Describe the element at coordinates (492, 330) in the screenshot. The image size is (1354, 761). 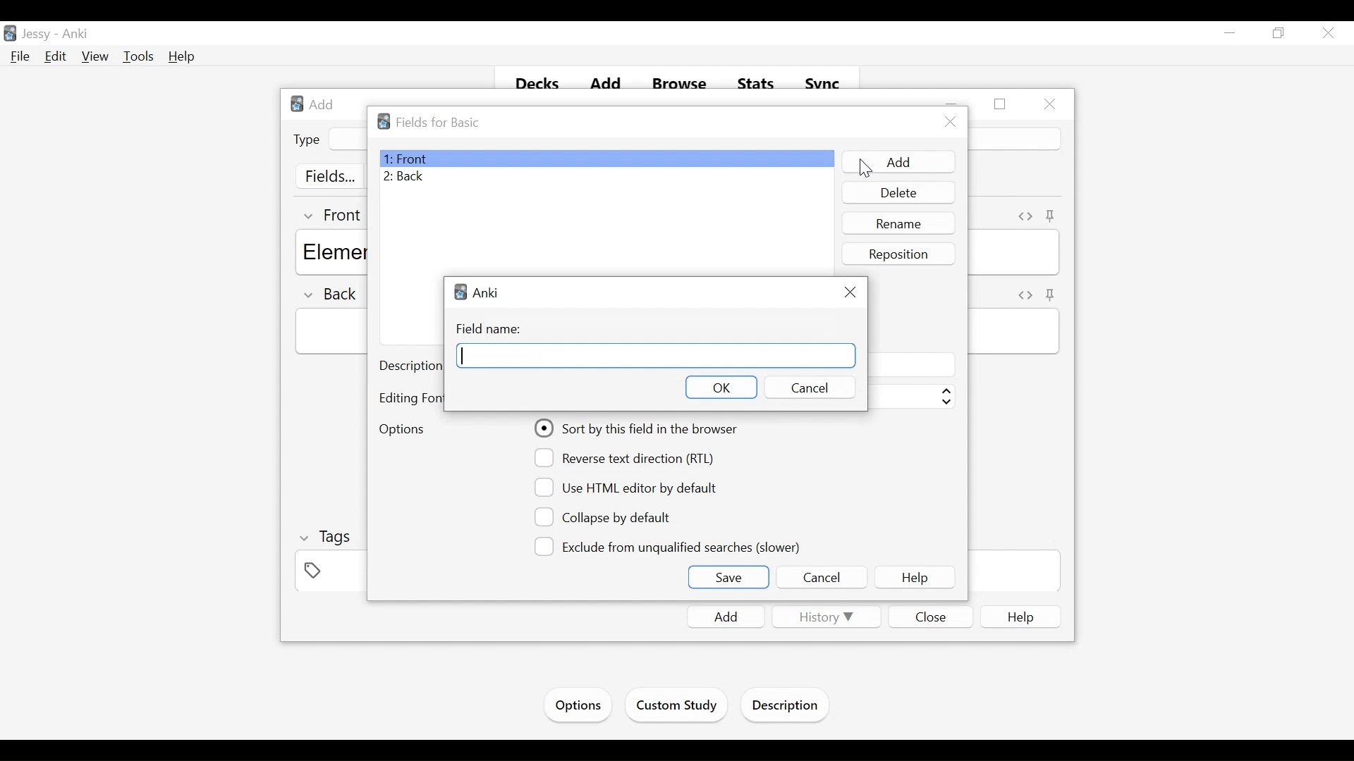
I see `Field Name` at that location.